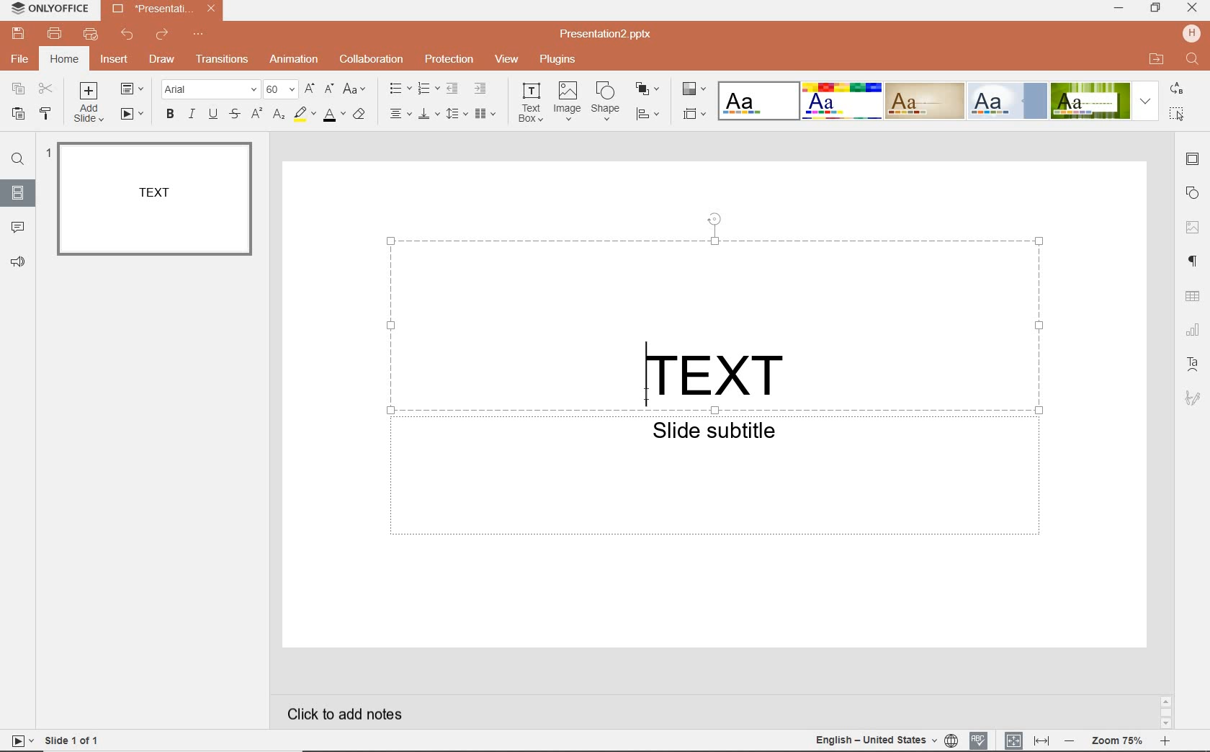 The image size is (1210, 752). I want to click on replace, so click(1178, 90).